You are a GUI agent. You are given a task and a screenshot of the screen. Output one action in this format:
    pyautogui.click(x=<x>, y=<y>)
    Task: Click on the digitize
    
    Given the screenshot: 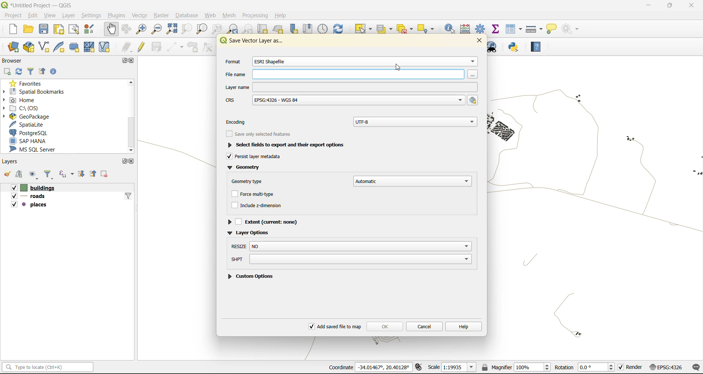 What is the action you would take?
    pyautogui.click(x=175, y=47)
    